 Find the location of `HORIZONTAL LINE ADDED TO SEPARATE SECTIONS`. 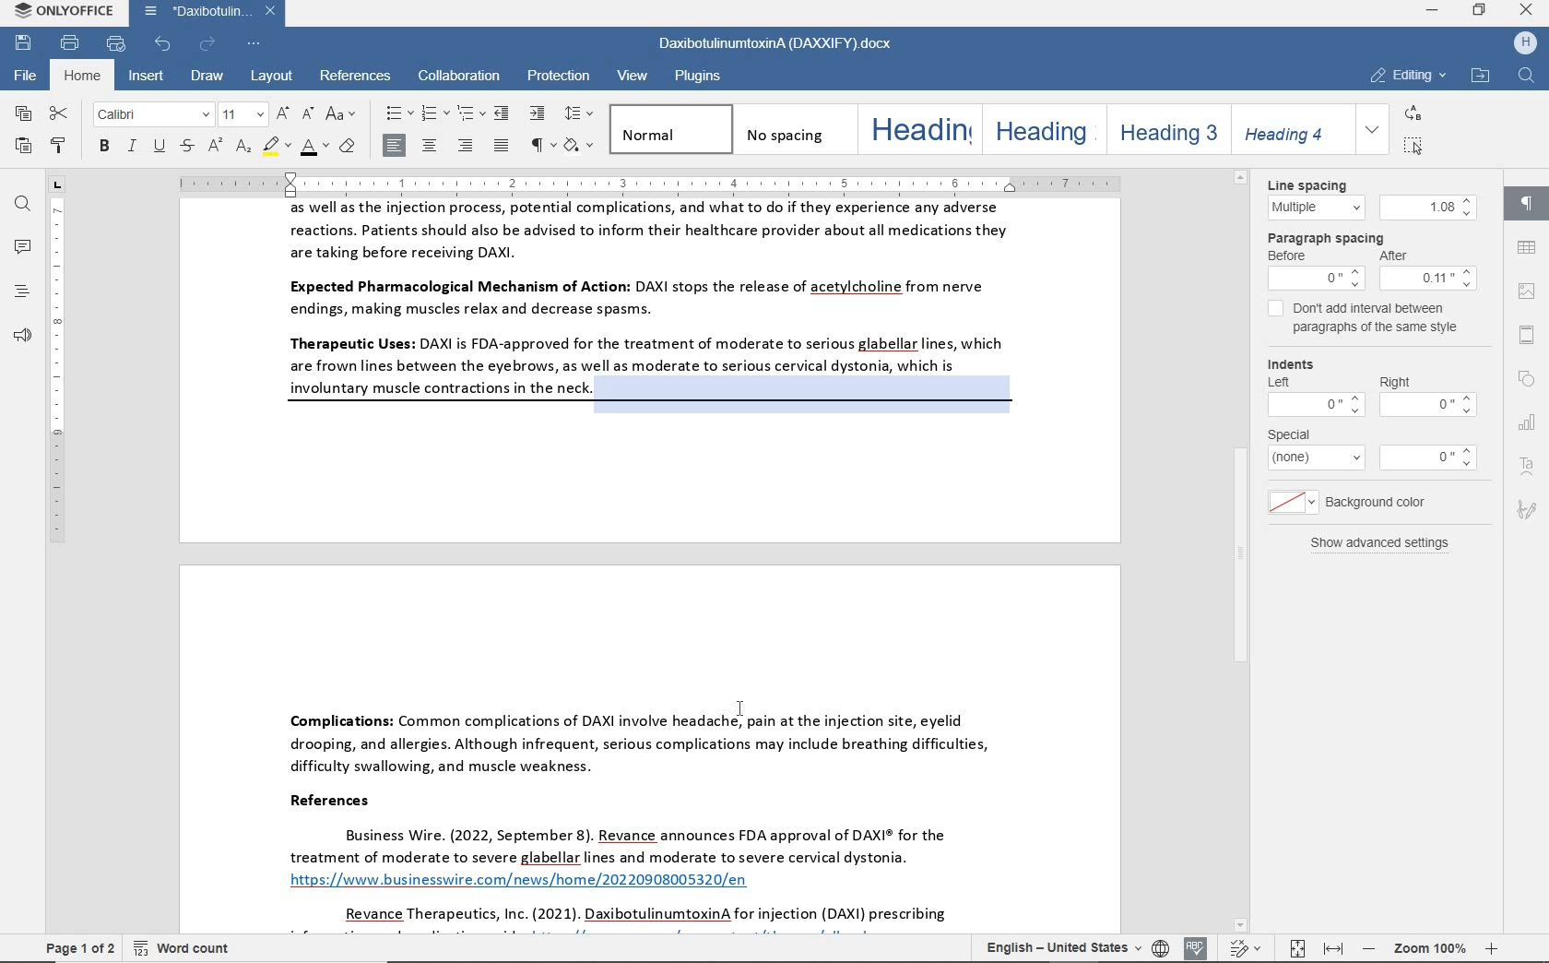

HORIZONTAL LINE ADDED TO SEPARATE SECTIONS is located at coordinates (657, 406).